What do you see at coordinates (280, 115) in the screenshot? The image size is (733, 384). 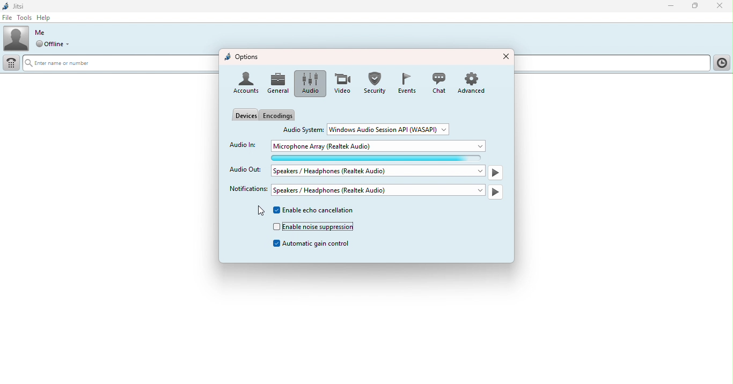 I see `Encodings` at bounding box center [280, 115].